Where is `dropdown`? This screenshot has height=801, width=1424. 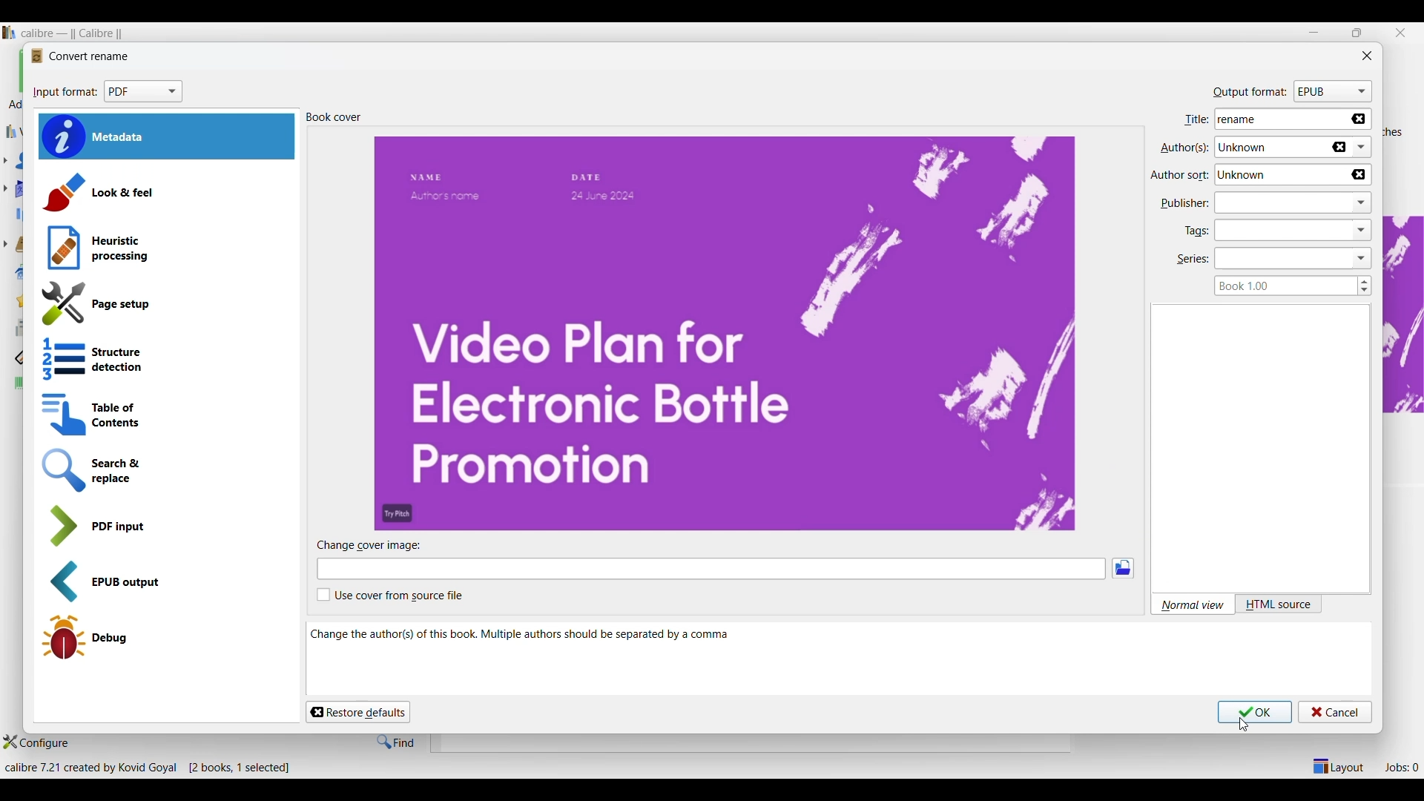 dropdown is located at coordinates (1362, 257).